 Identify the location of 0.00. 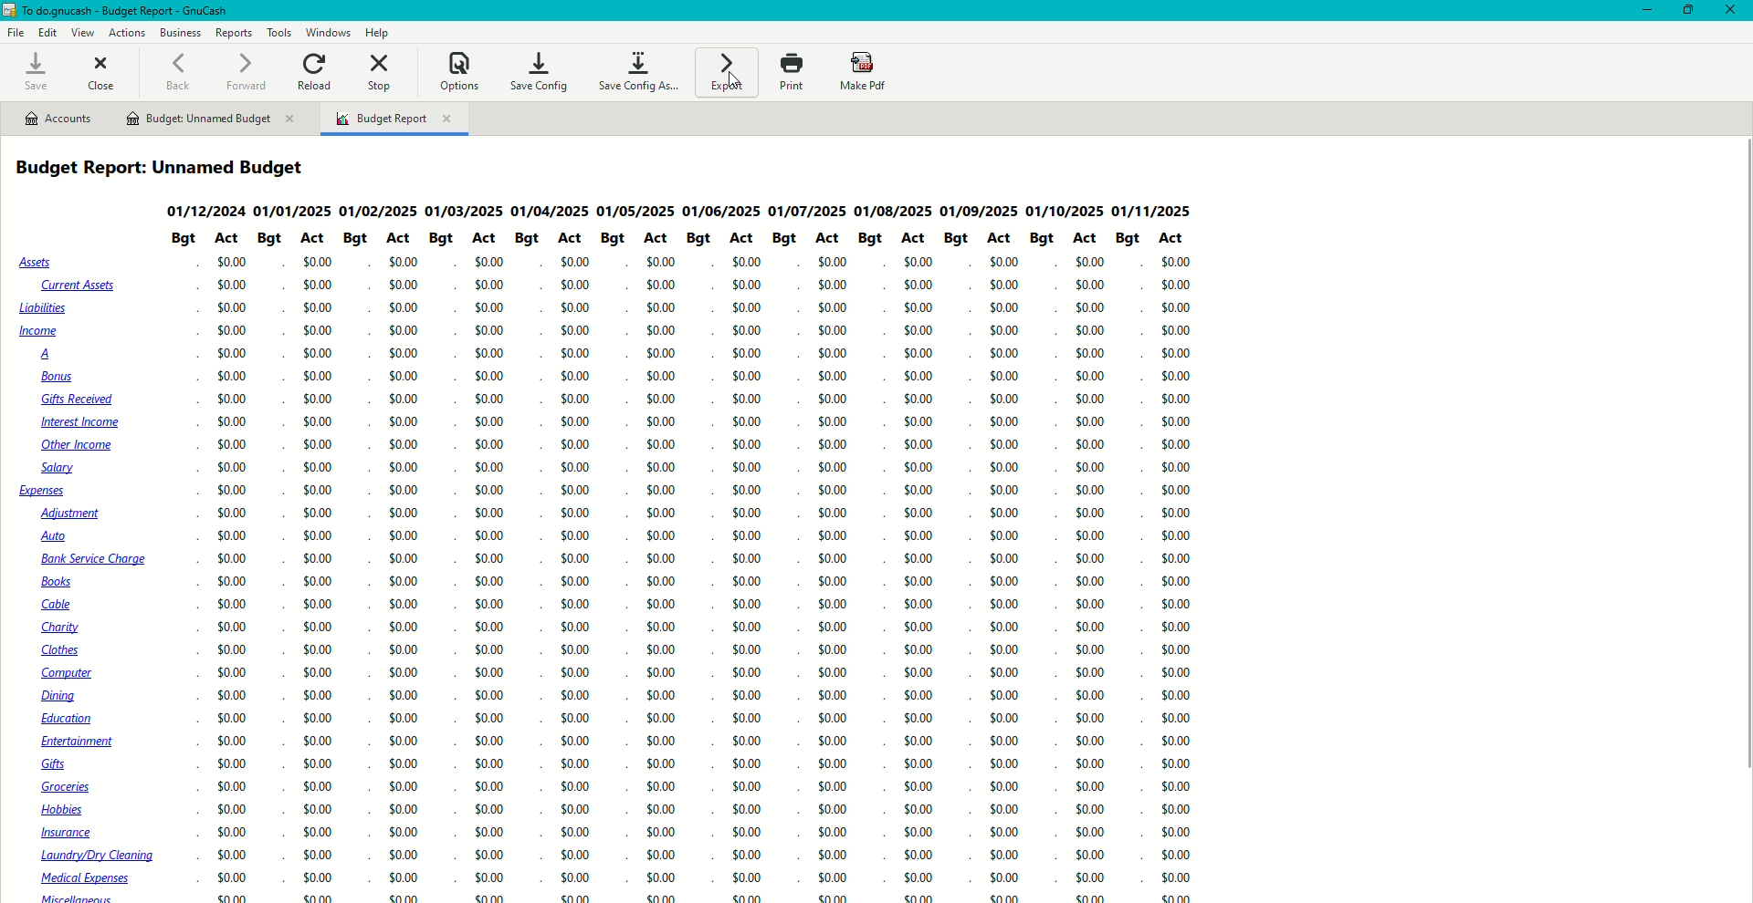
(231, 353).